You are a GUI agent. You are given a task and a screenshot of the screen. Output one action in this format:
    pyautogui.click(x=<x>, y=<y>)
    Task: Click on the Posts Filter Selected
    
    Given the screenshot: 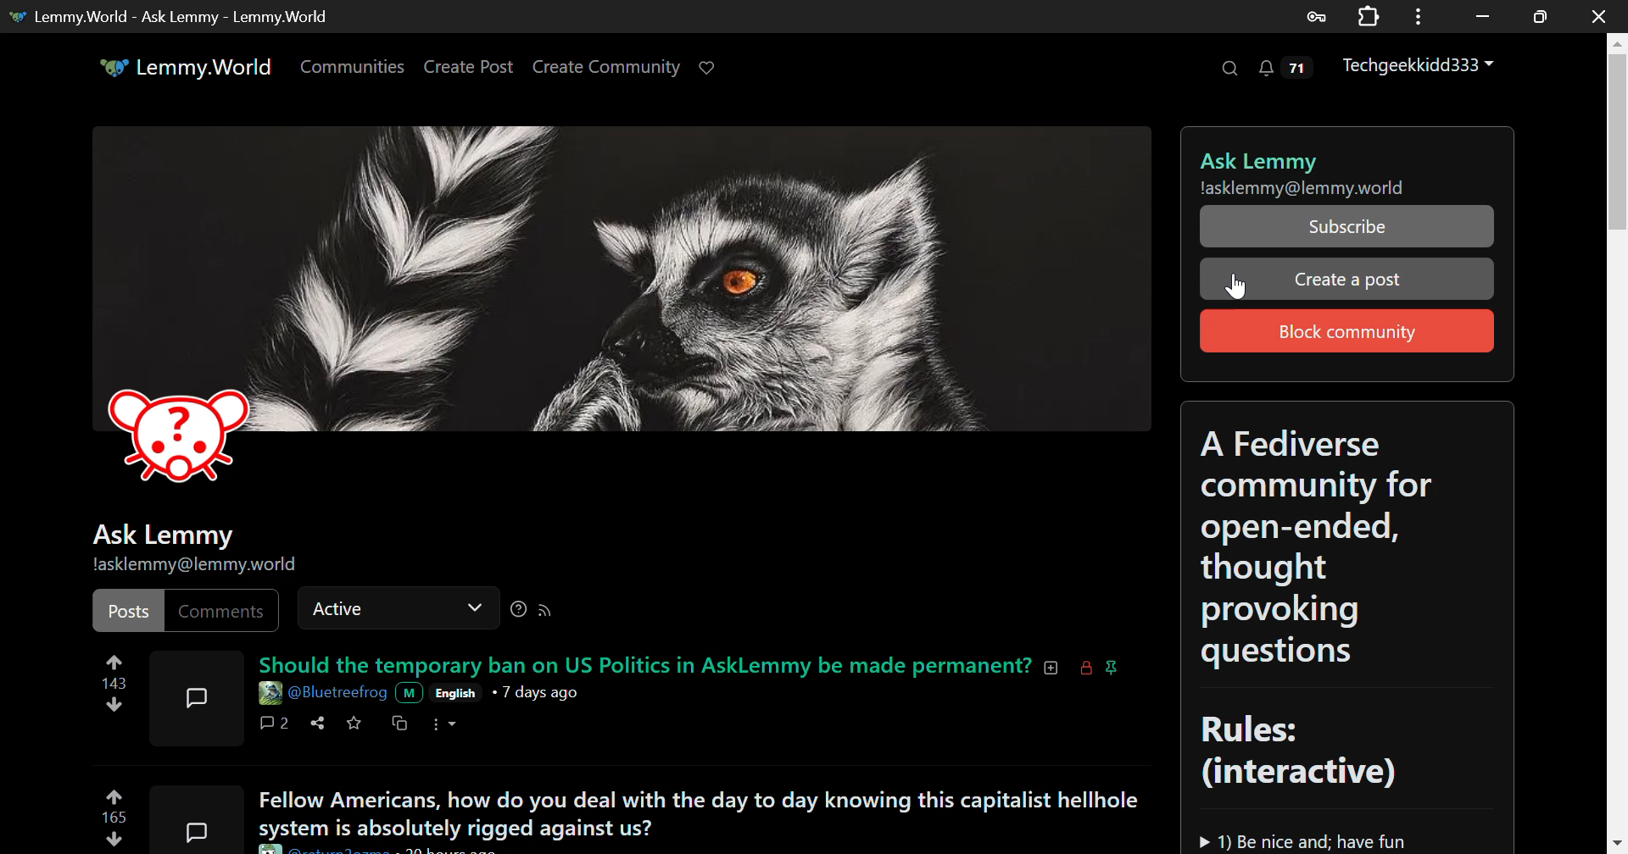 What is the action you would take?
    pyautogui.click(x=131, y=611)
    